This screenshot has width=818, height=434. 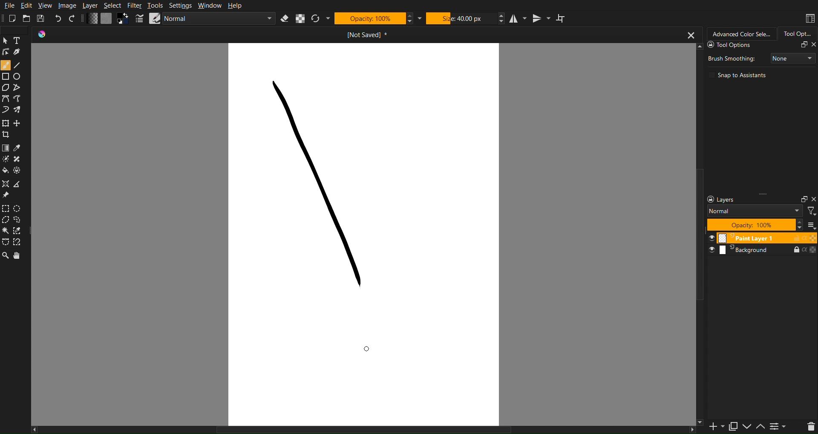 I want to click on Delete, so click(x=808, y=427).